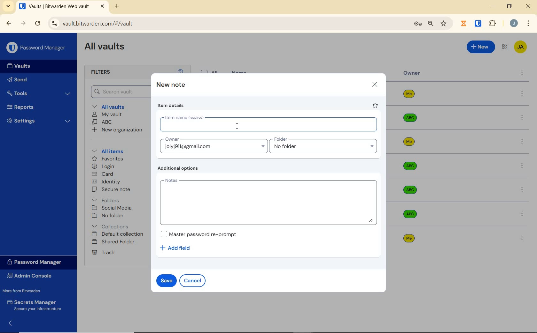 The image size is (537, 333). What do you see at coordinates (504, 47) in the screenshot?
I see `toggle between admin console and password manager` at bounding box center [504, 47].